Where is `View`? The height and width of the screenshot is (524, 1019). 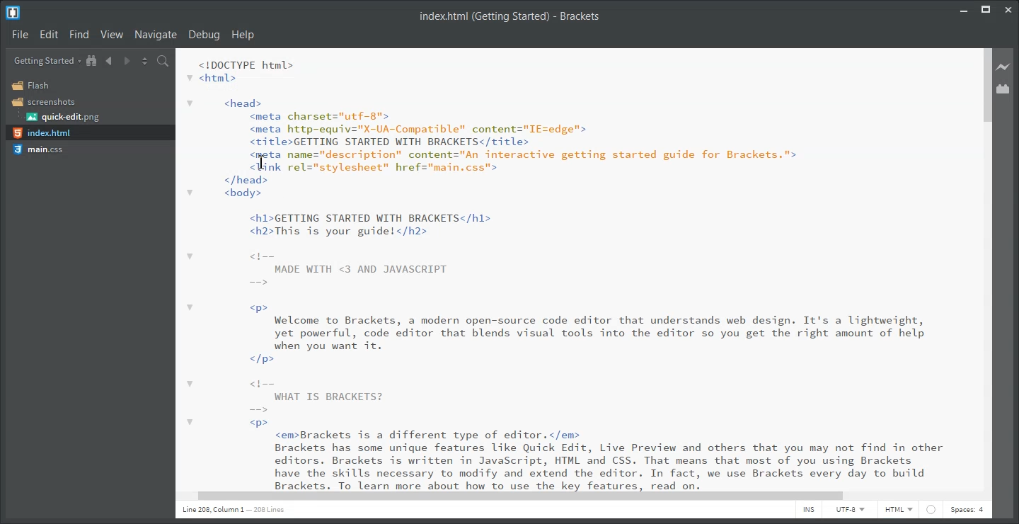 View is located at coordinates (112, 34).